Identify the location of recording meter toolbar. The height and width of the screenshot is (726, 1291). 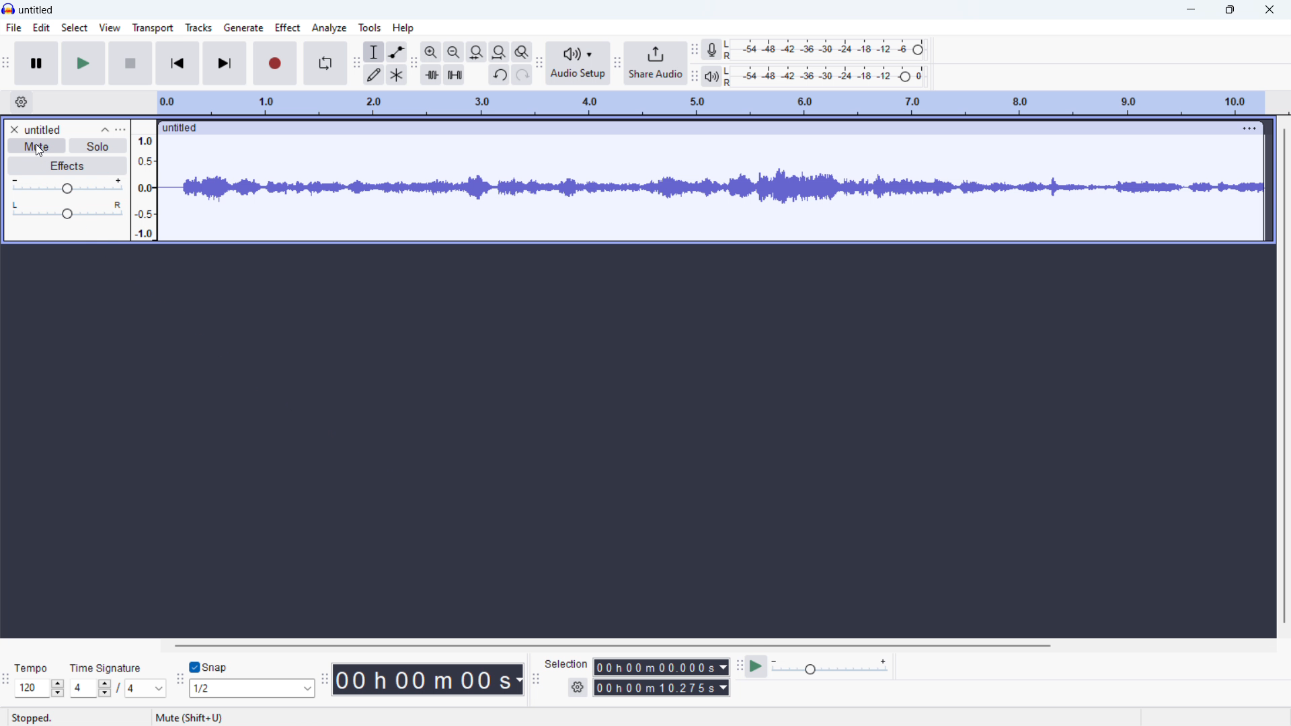
(695, 49).